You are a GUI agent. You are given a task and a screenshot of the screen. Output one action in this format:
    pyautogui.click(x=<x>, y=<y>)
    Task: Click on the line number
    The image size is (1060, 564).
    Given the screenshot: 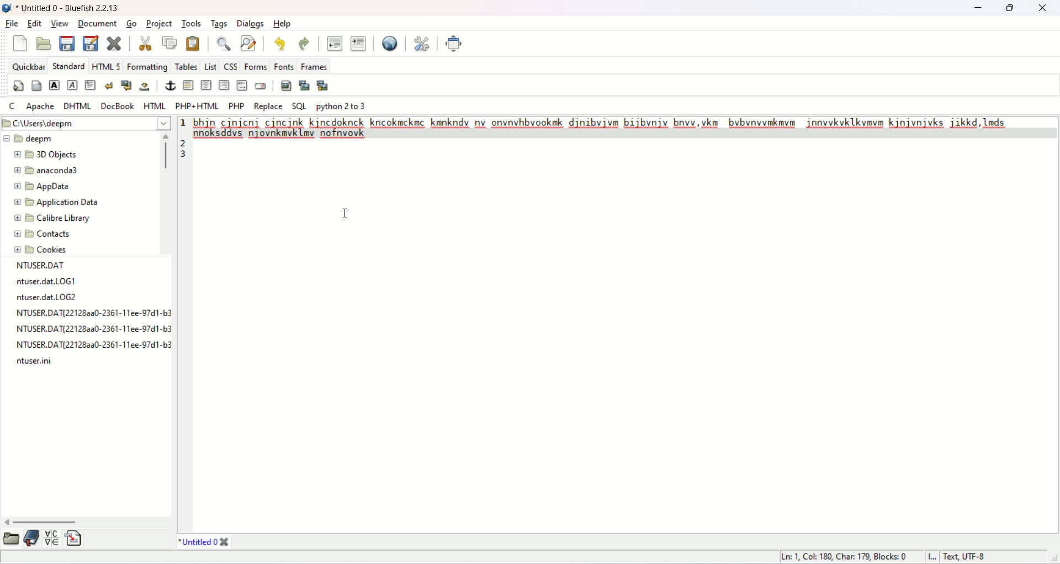 What is the action you would take?
    pyautogui.click(x=184, y=139)
    